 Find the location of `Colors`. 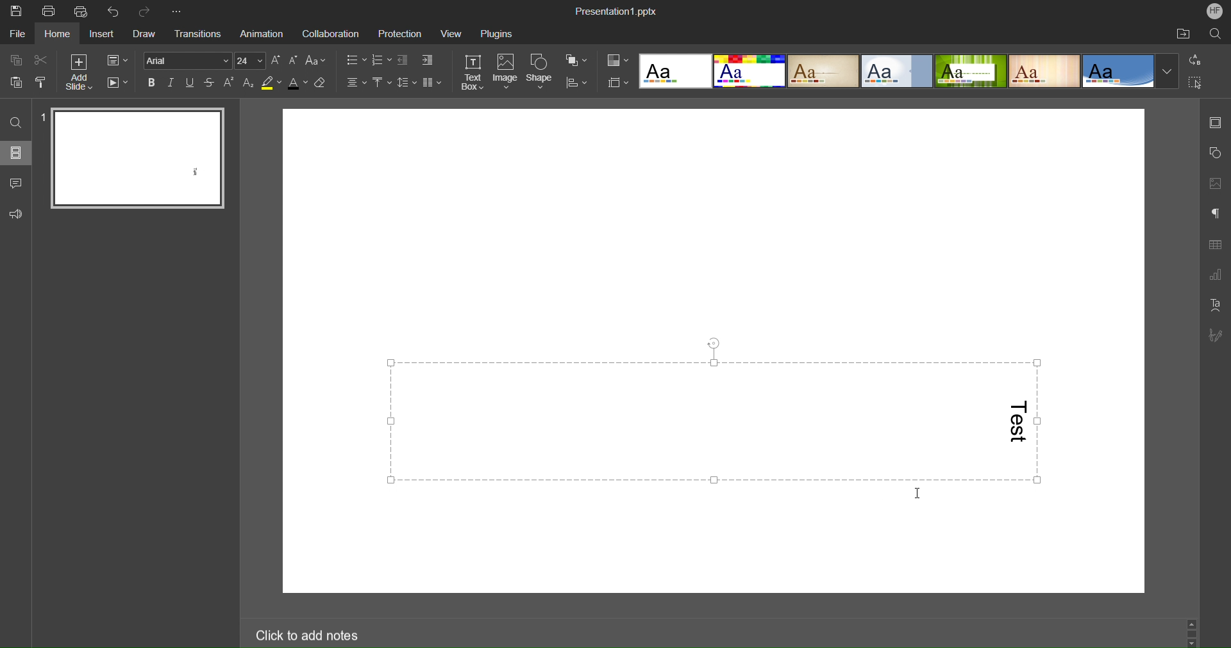

Colors is located at coordinates (618, 61).